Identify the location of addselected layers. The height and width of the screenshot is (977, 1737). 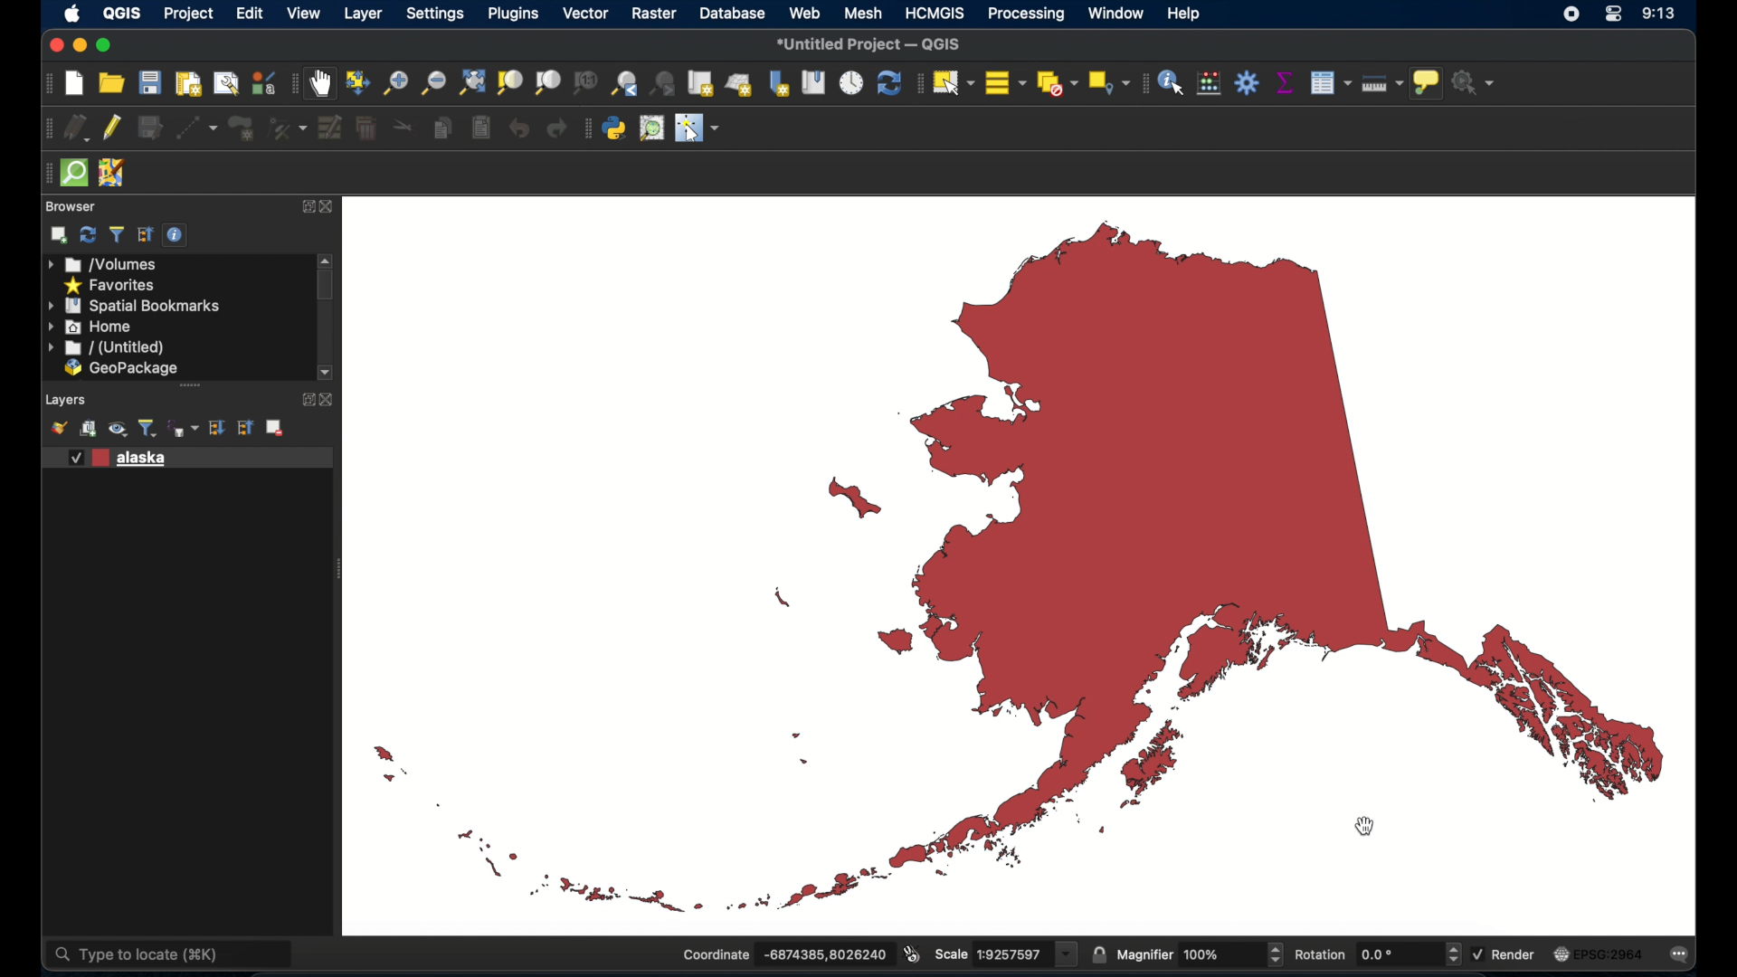
(58, 235).